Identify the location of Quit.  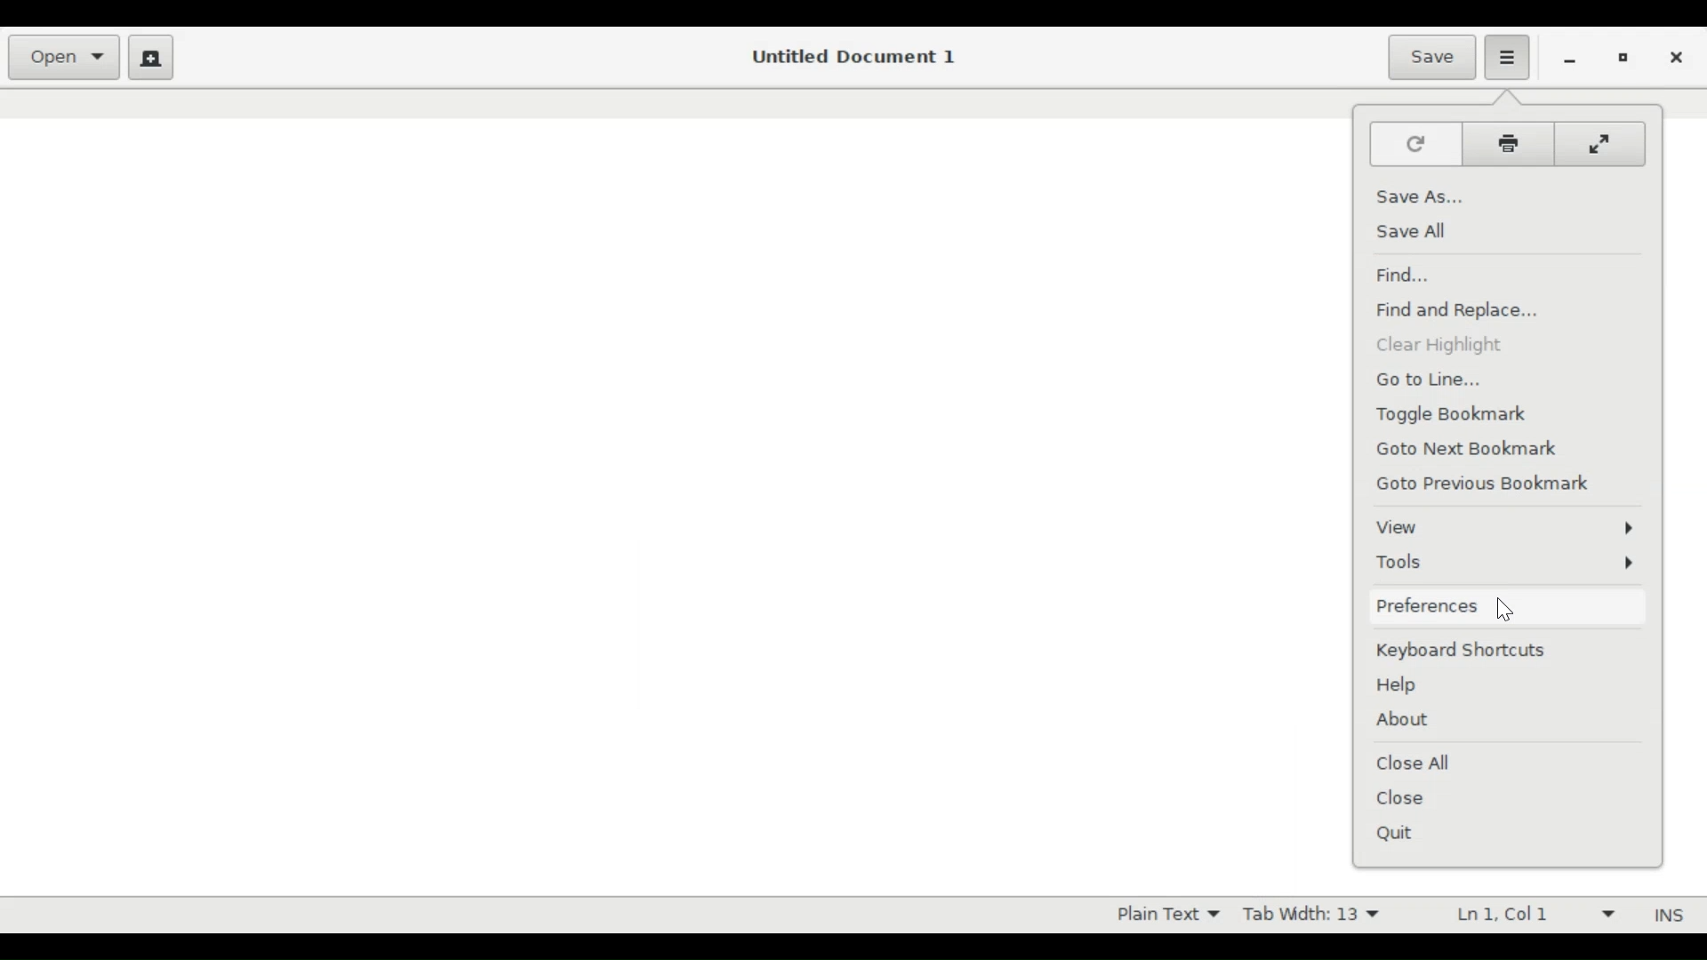
(1398, 835).